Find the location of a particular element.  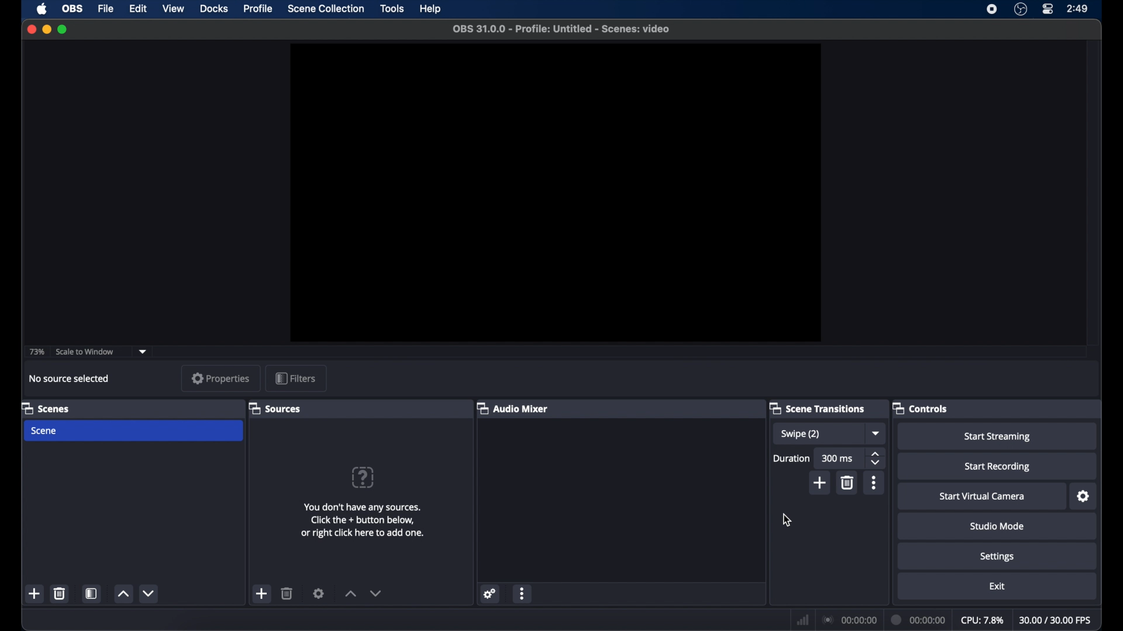

help is located at coordinates (432, 9).